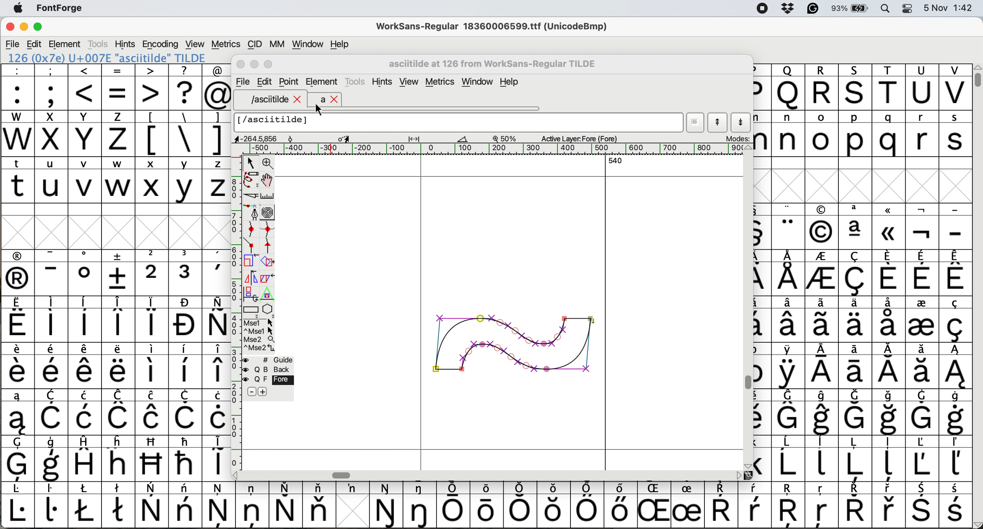 Image resolution: width=983 pixels, height=529 pixels. What do you see at coordinates (268, 180) in the screenshot?
I see `scroll by hand` at bounding box center [268, 180].